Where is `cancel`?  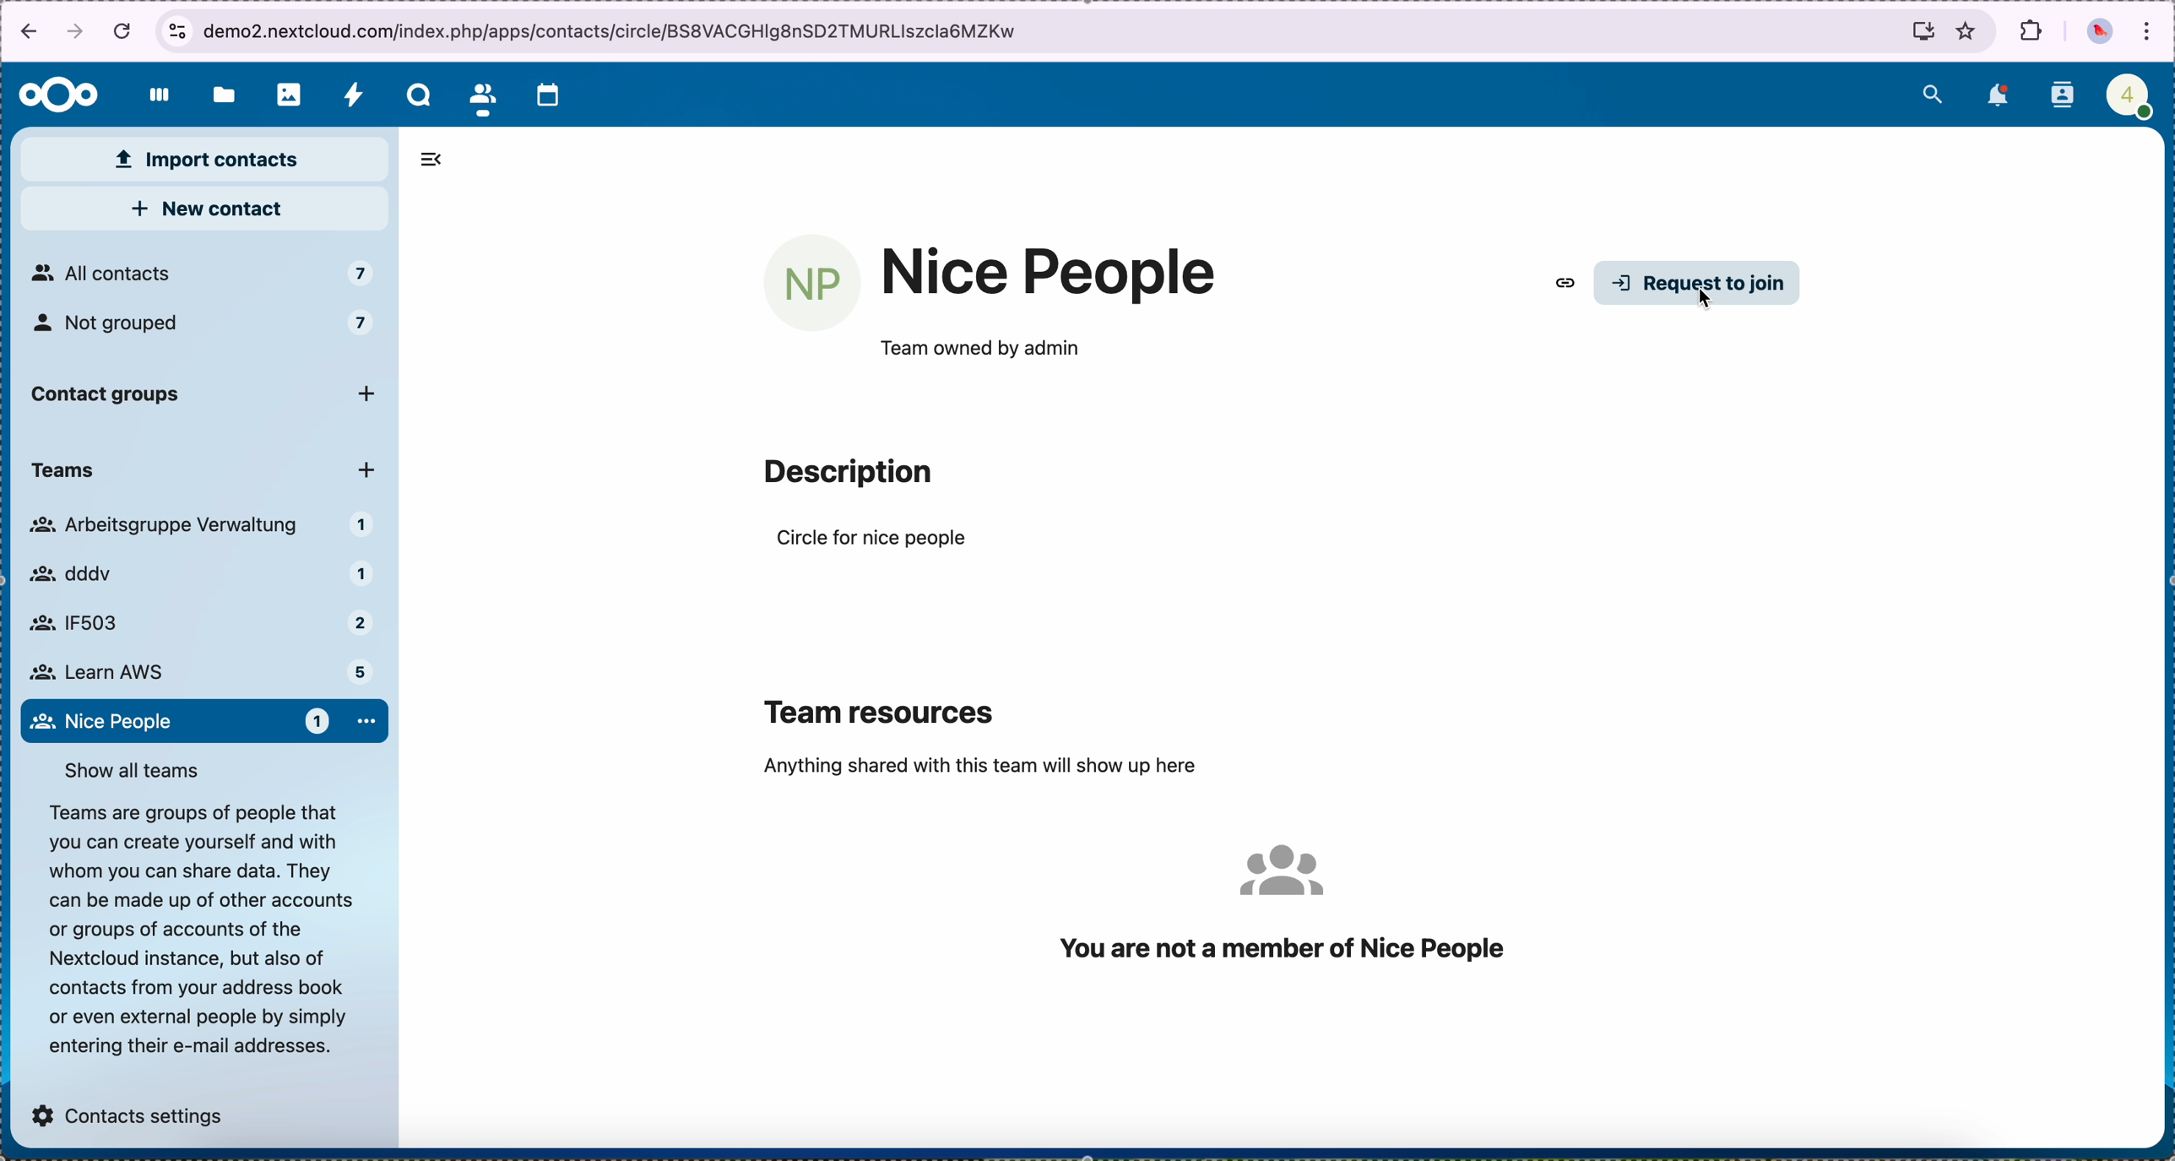
cancel is located at coordinates (122, 31).